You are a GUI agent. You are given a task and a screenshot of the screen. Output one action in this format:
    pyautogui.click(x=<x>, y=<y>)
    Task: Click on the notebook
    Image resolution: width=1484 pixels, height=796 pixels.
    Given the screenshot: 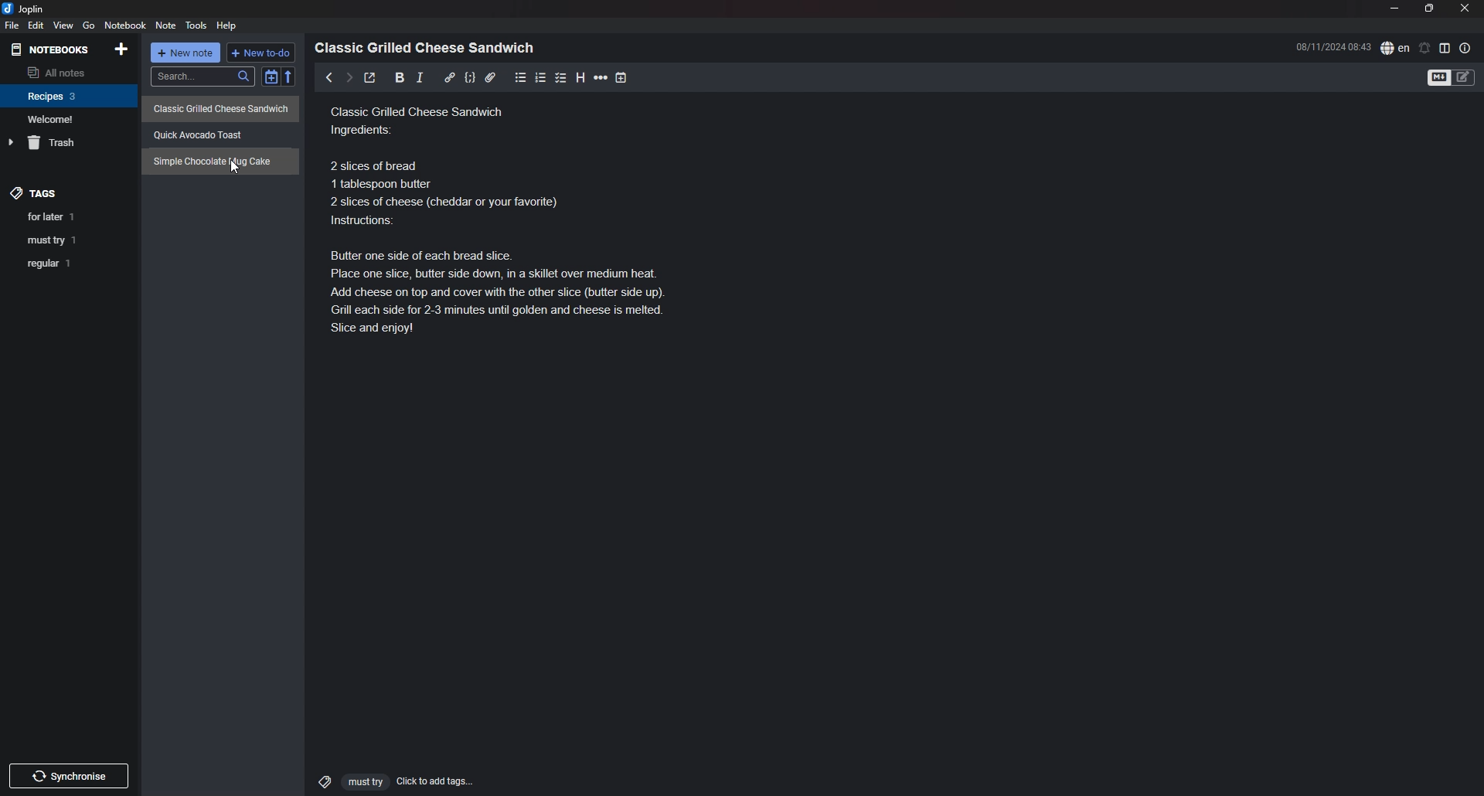 What is the action you would take?
    pyautogui.click(x=70, y=95)
    